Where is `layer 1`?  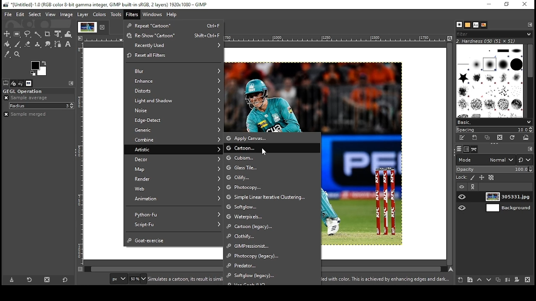
layer 1 is located at coordinates (510, 198).